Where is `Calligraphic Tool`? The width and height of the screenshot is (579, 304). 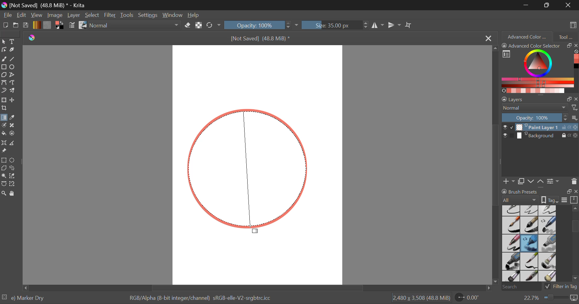
Calligraphic Tool is located at coordinates (13, 50).